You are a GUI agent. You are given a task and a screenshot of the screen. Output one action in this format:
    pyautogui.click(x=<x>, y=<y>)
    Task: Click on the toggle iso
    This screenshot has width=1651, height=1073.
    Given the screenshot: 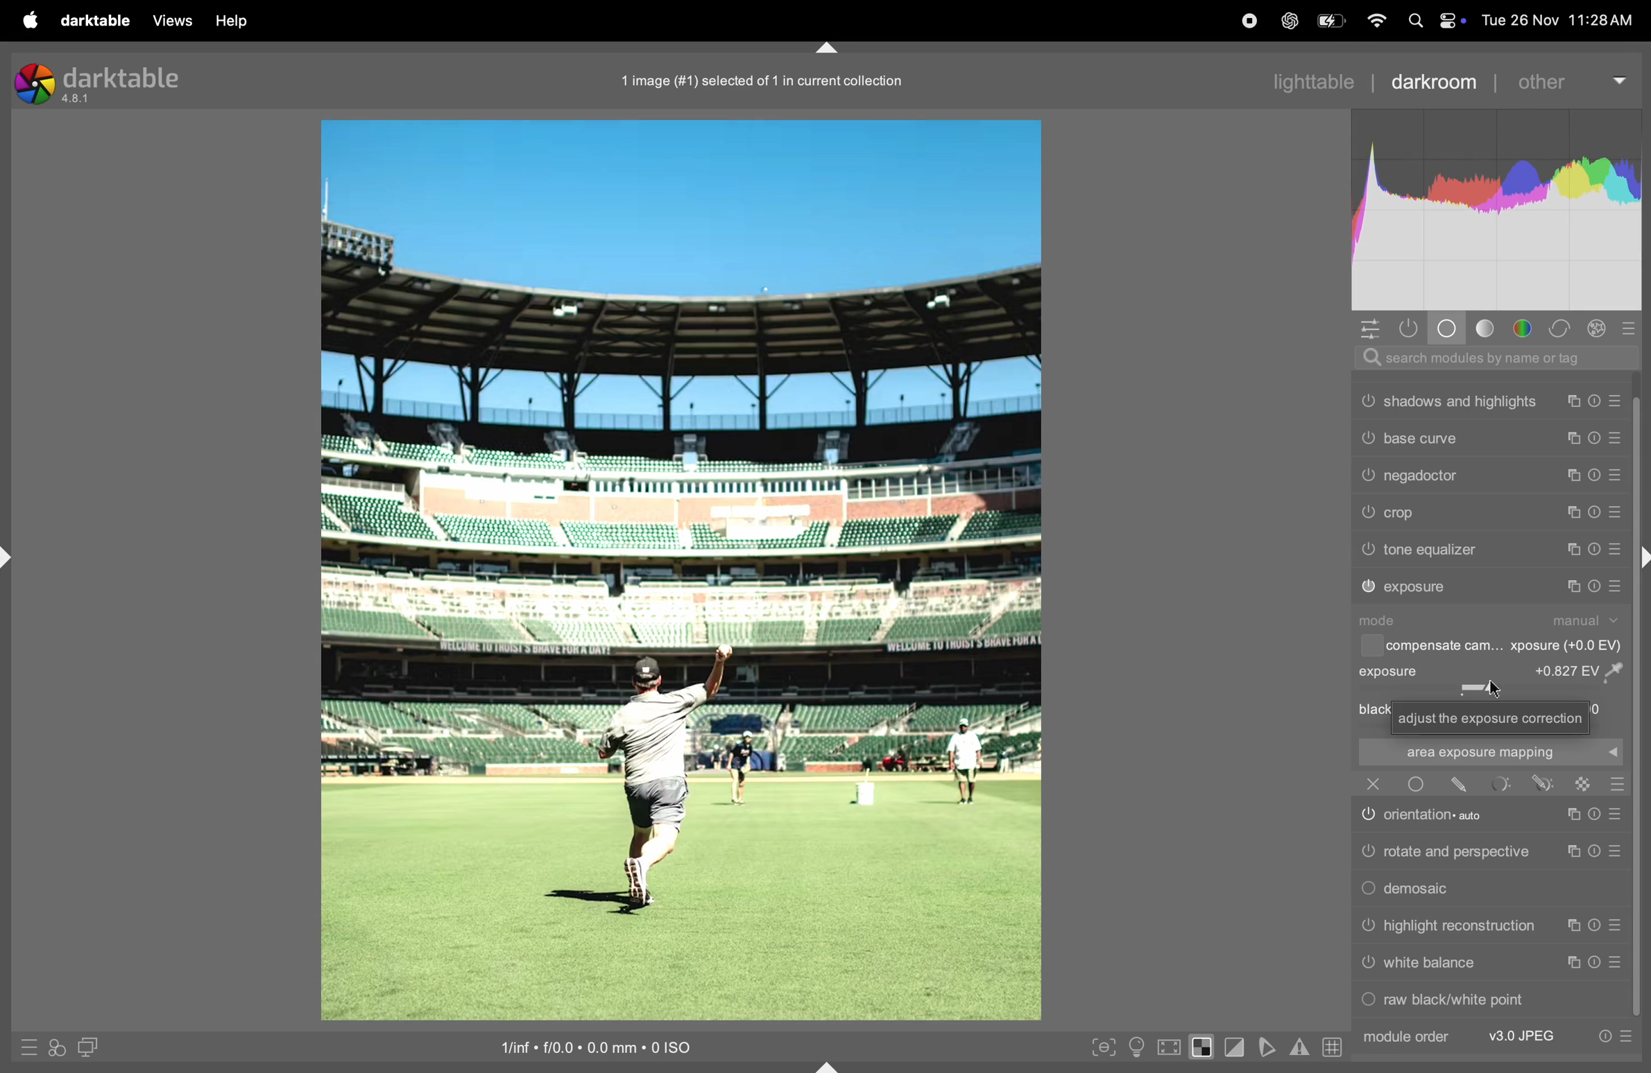 What is the action you would take?
    pyautogui.click(x=1136, y=1047)
    